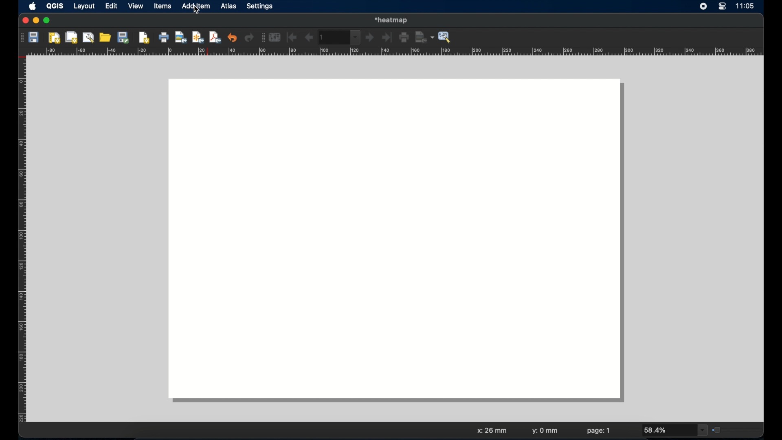 This screenshot has width=782, height=440. I want to click on drag hadle, so click(20, 37).